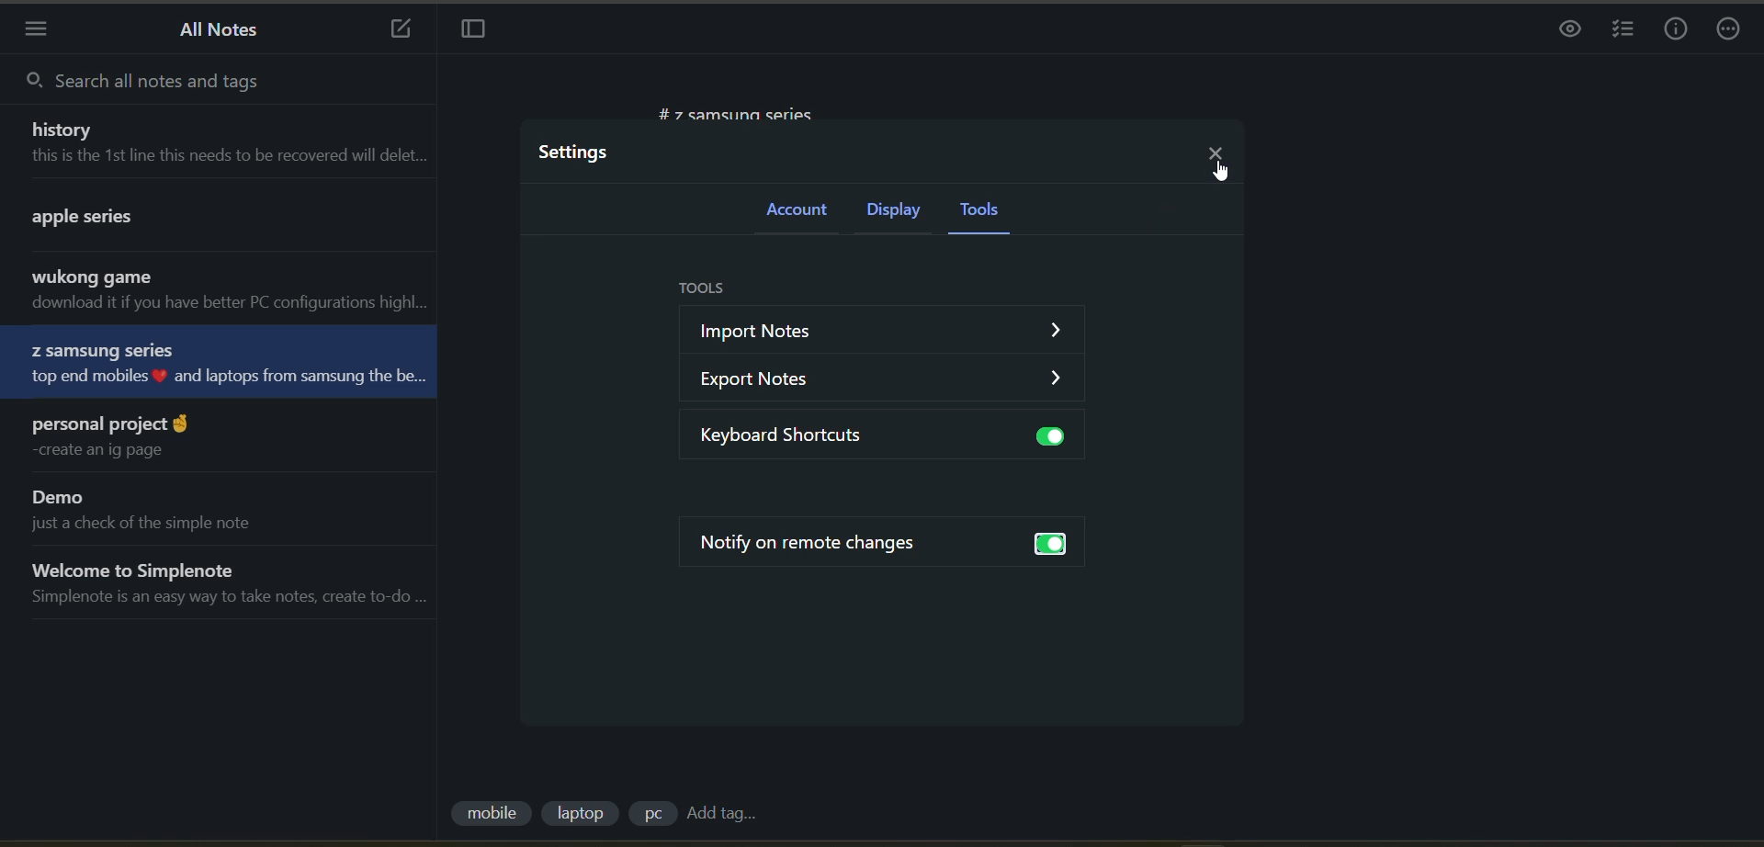 Image resolution: width=1764 pixels, height=847 pixels. I want to click on display, so click(891, 212).